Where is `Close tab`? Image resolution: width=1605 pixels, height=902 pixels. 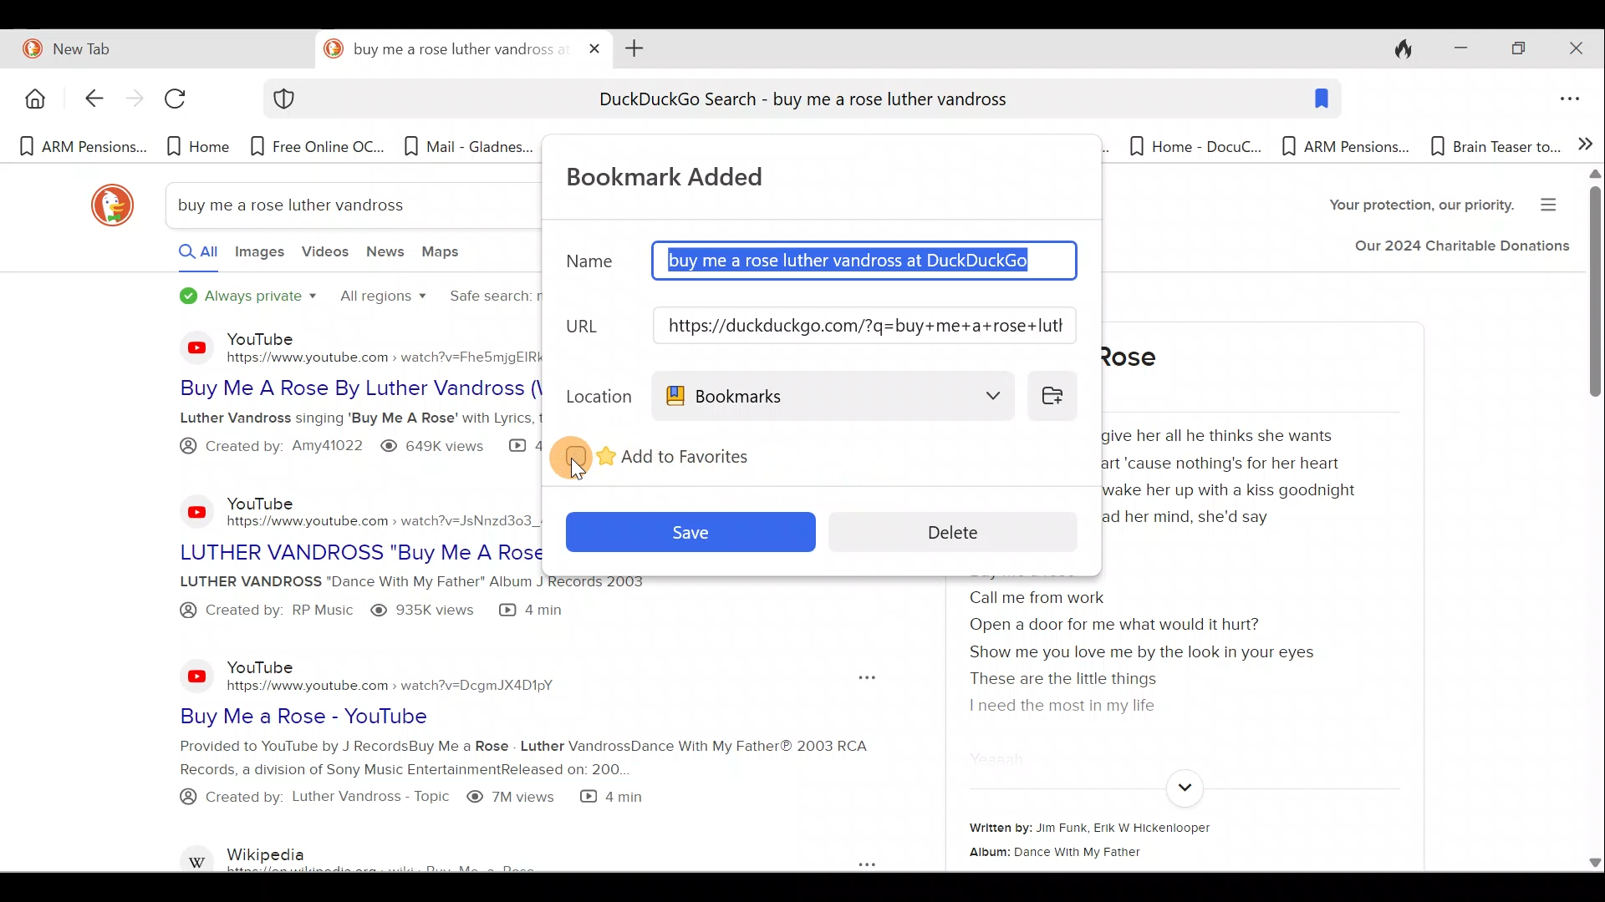
Close tab is located at coordinates (595, 45).